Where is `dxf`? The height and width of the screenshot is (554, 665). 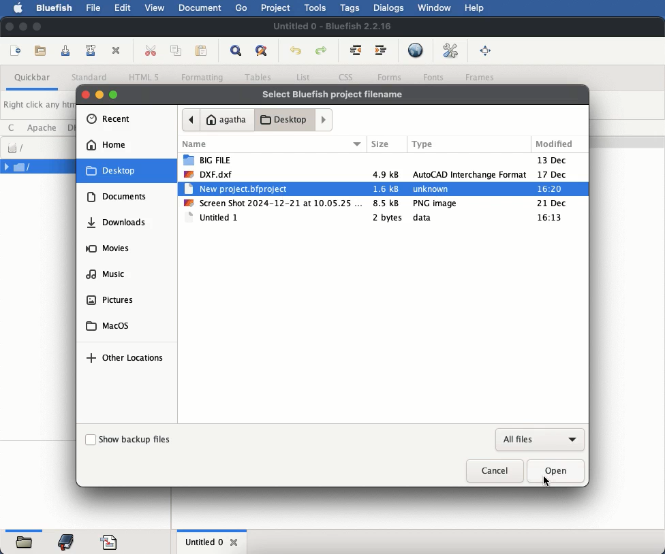 dxf is located at coordinates (211, 174).